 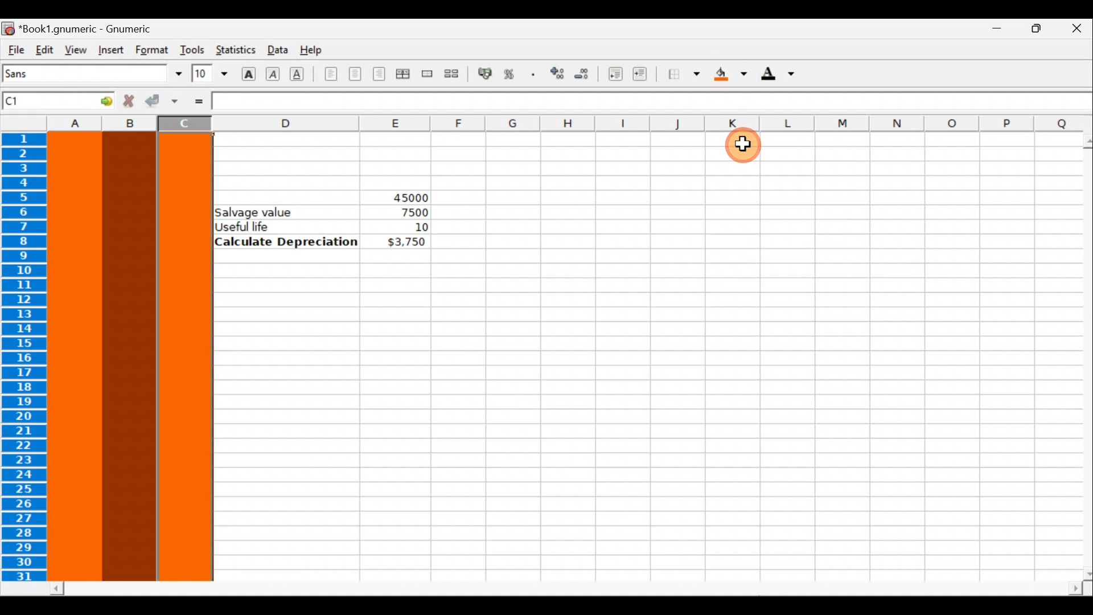 What do you see at coordinates (1079, 357) in the screenshot?
I see `Scroll bar` at bounding box center [1079, 357].